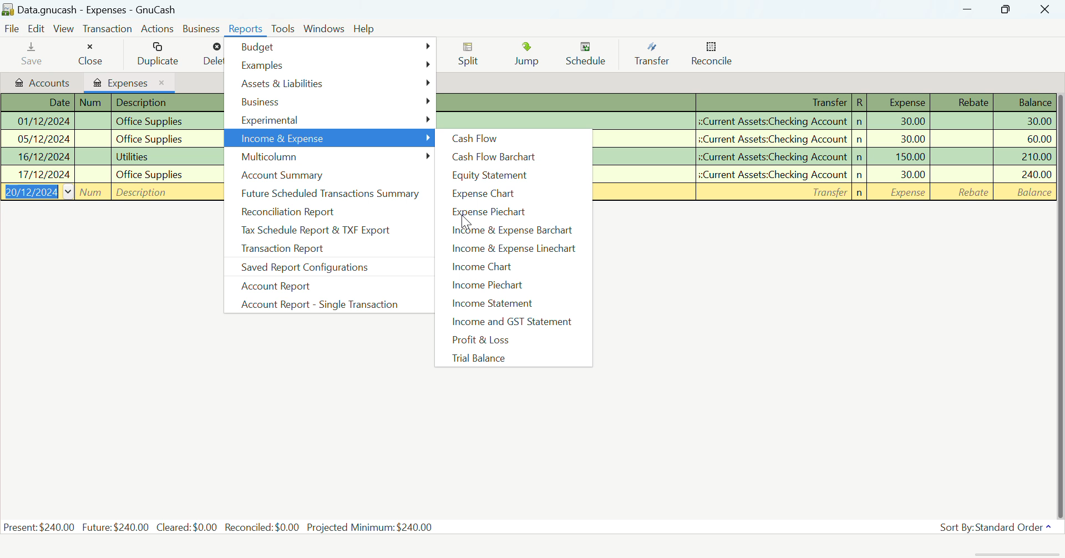 The height and width of the screenshot is (558, 1065). What do you see at coordinates (13, 28) in the screenshot?
I see `File` at bounding box center [13, 28].